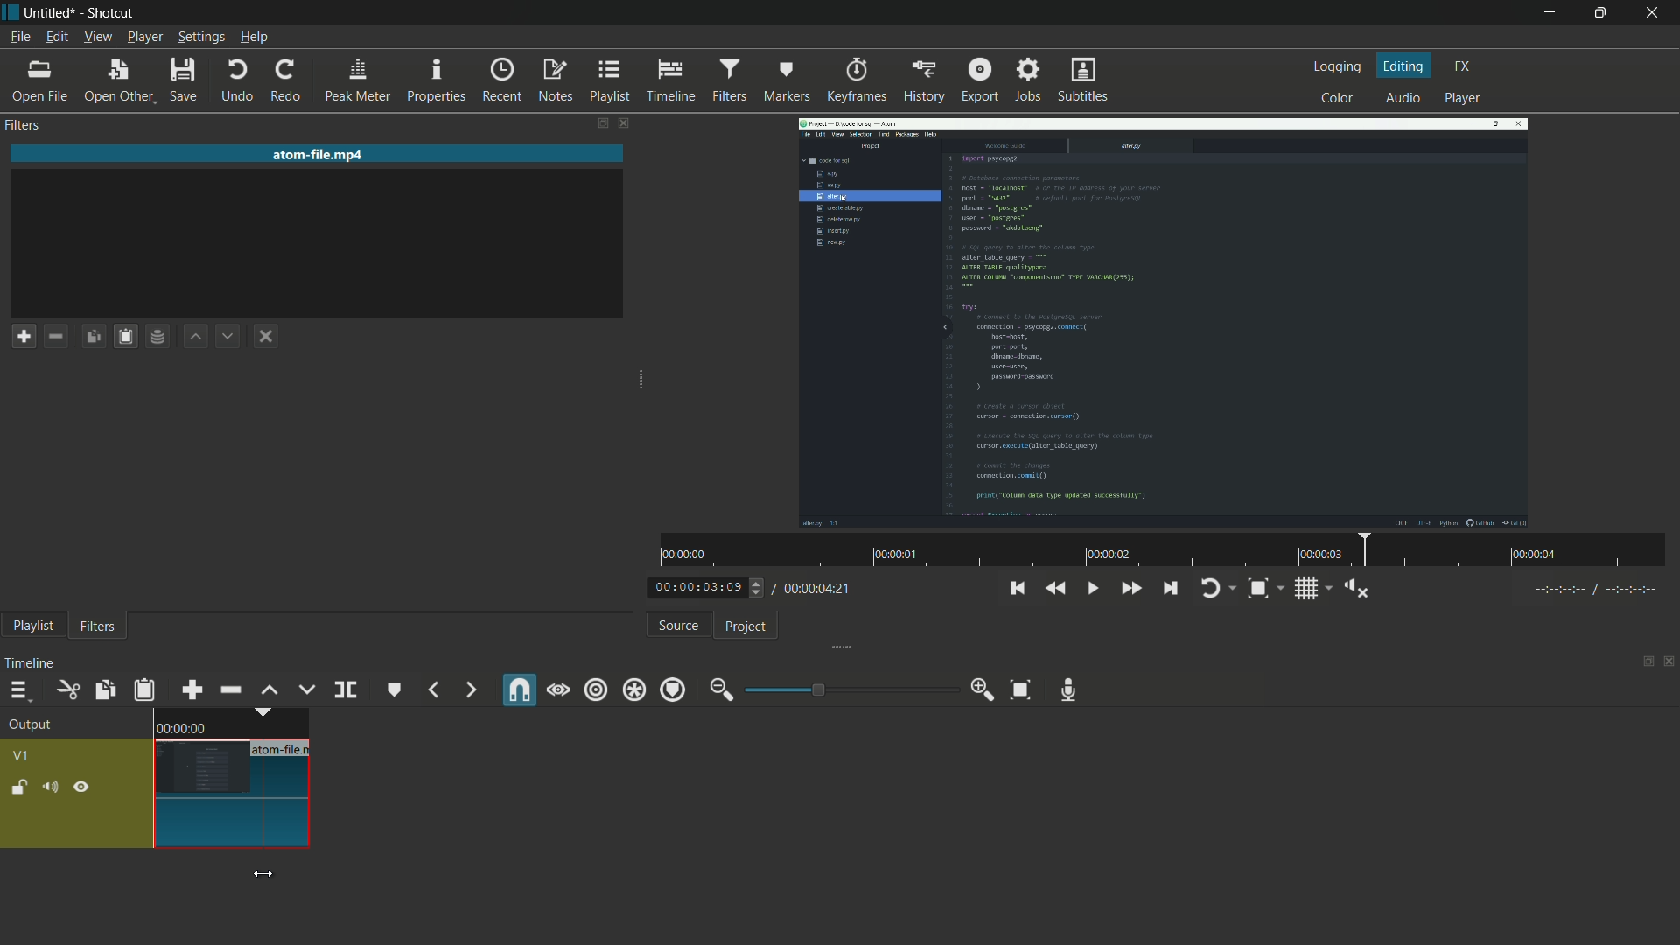 This screenshot has width=1680, height=945. I want to click on filters, so click(728, 81).